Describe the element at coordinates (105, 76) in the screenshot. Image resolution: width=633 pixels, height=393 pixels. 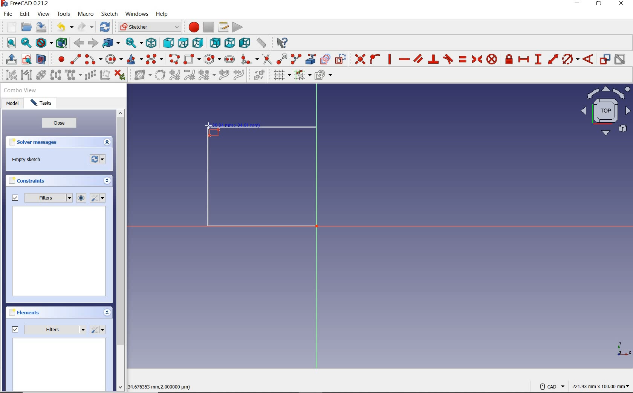
I see `remove axes alignment` at that location.